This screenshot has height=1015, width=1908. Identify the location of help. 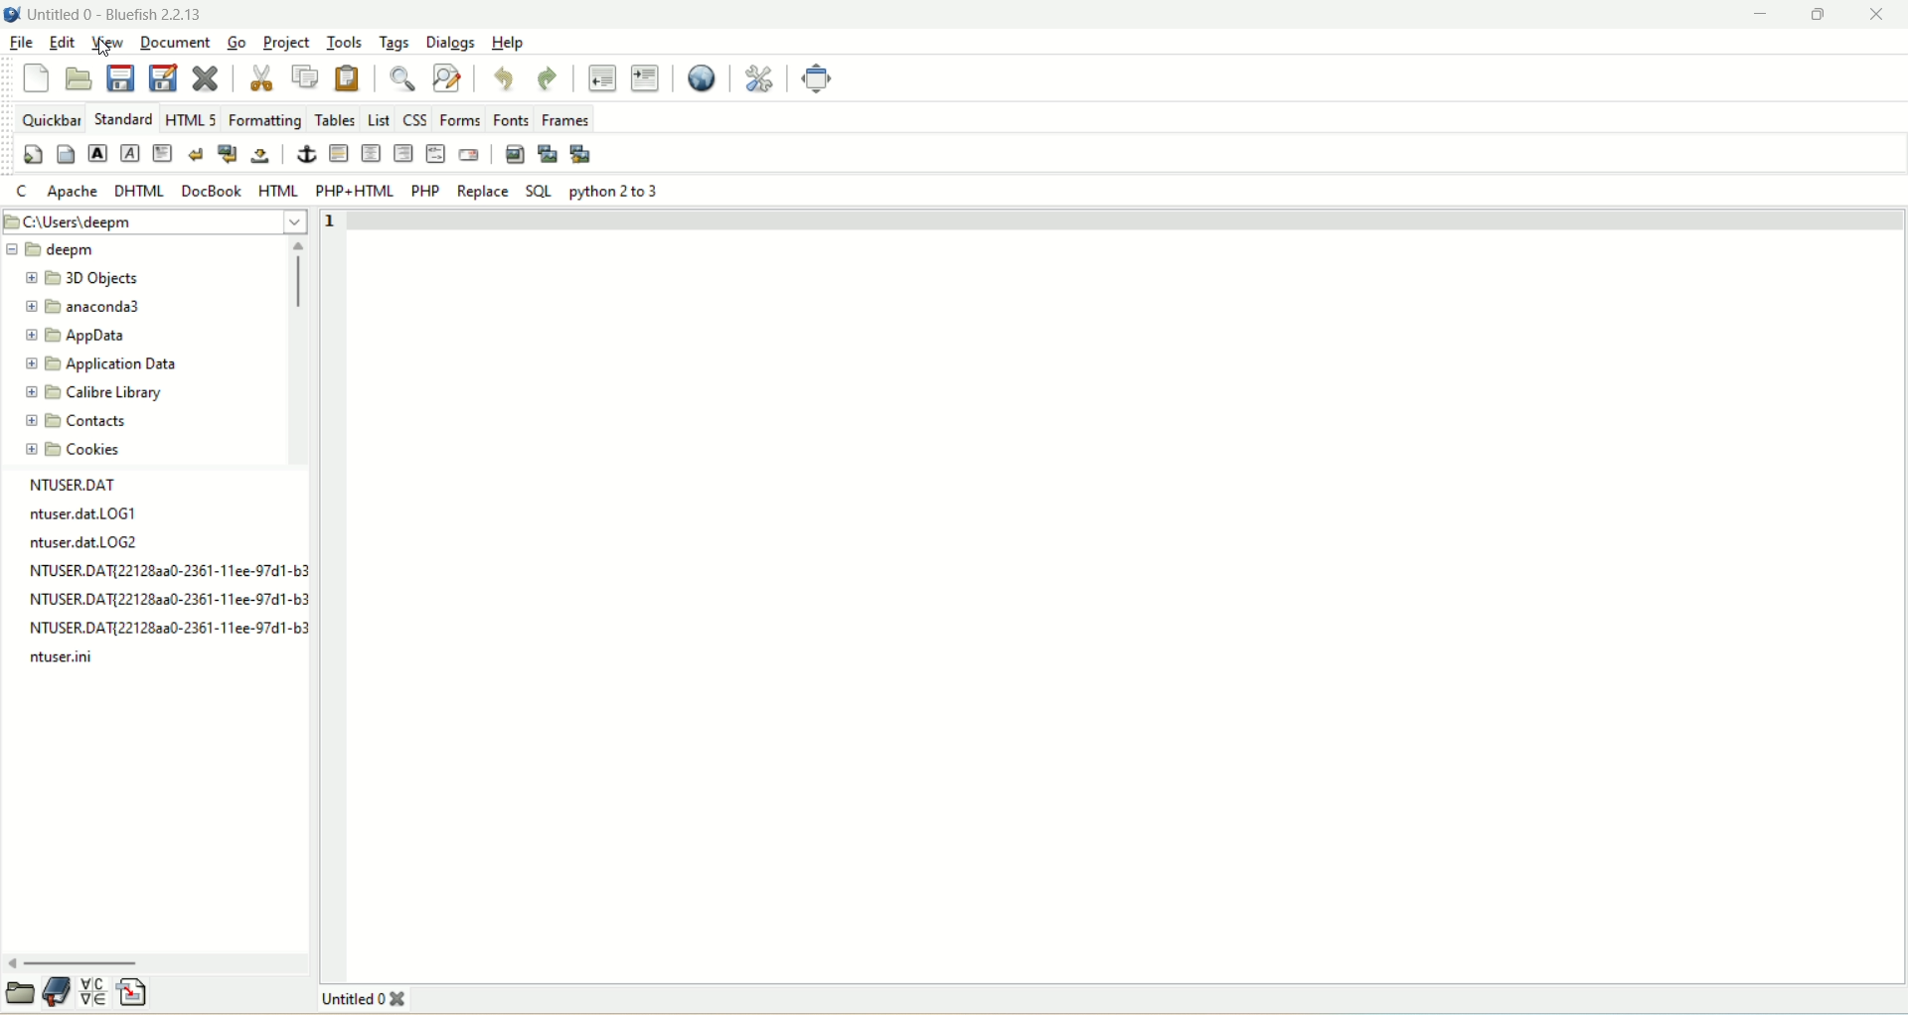
(508, 44).